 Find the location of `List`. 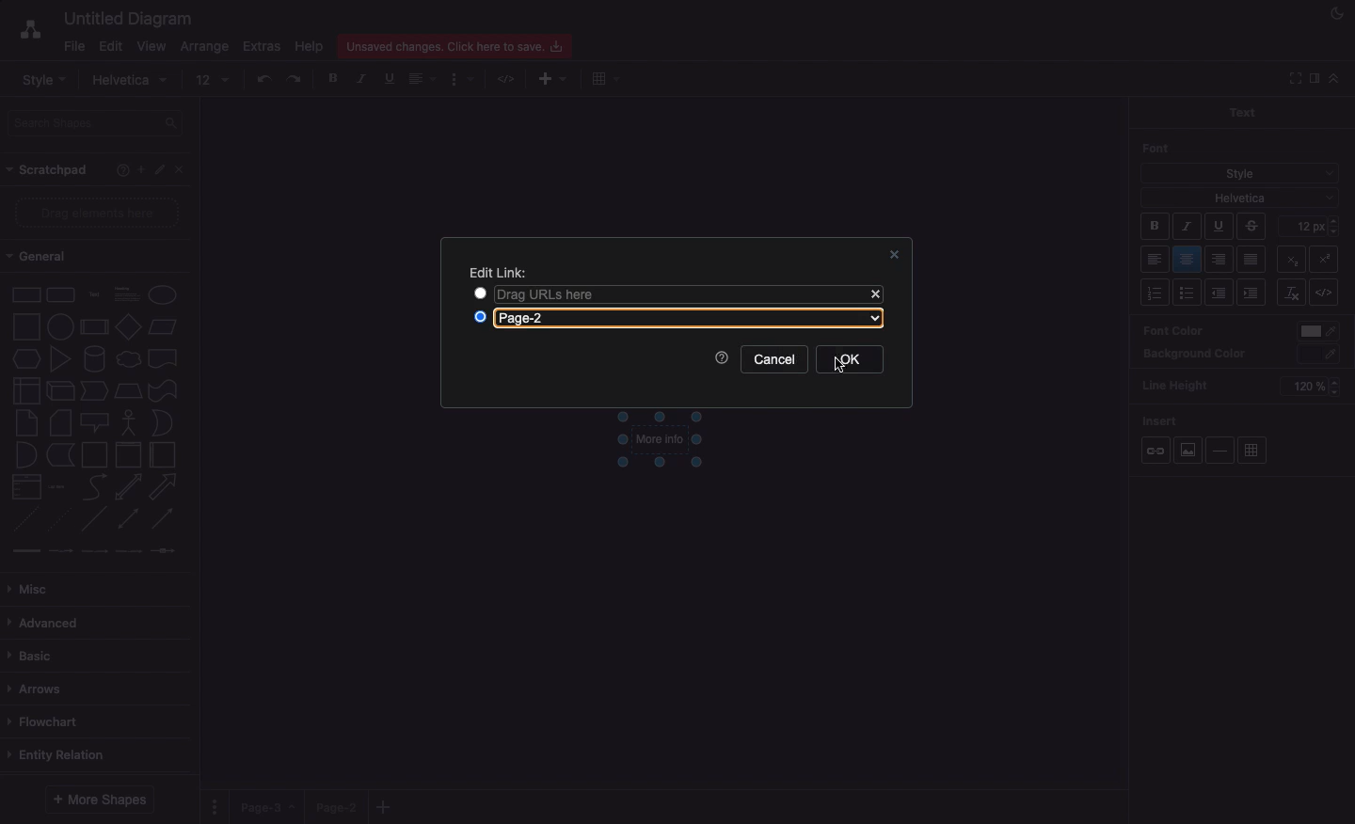

List is located at coordinates (1154, 293).